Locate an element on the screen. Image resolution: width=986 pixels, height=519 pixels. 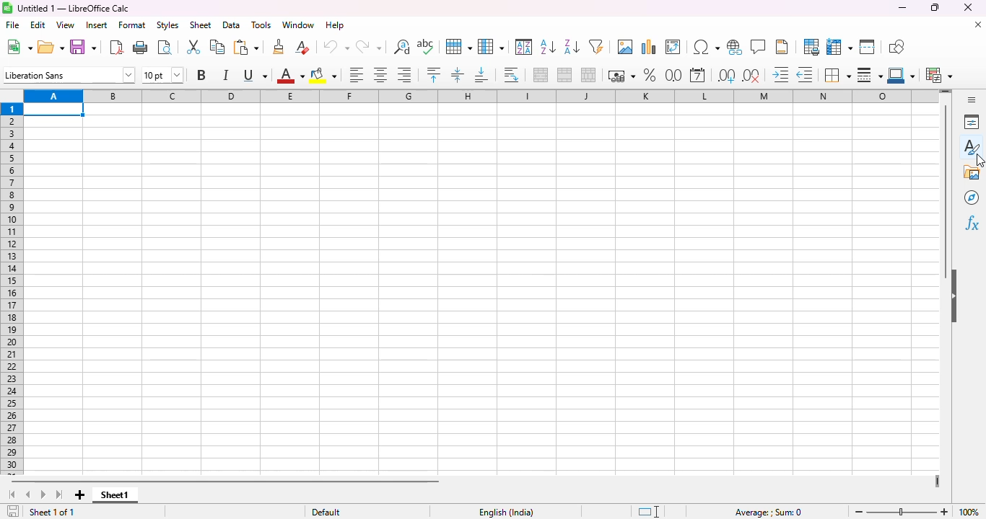
cut is located at coordinates (193, 47).